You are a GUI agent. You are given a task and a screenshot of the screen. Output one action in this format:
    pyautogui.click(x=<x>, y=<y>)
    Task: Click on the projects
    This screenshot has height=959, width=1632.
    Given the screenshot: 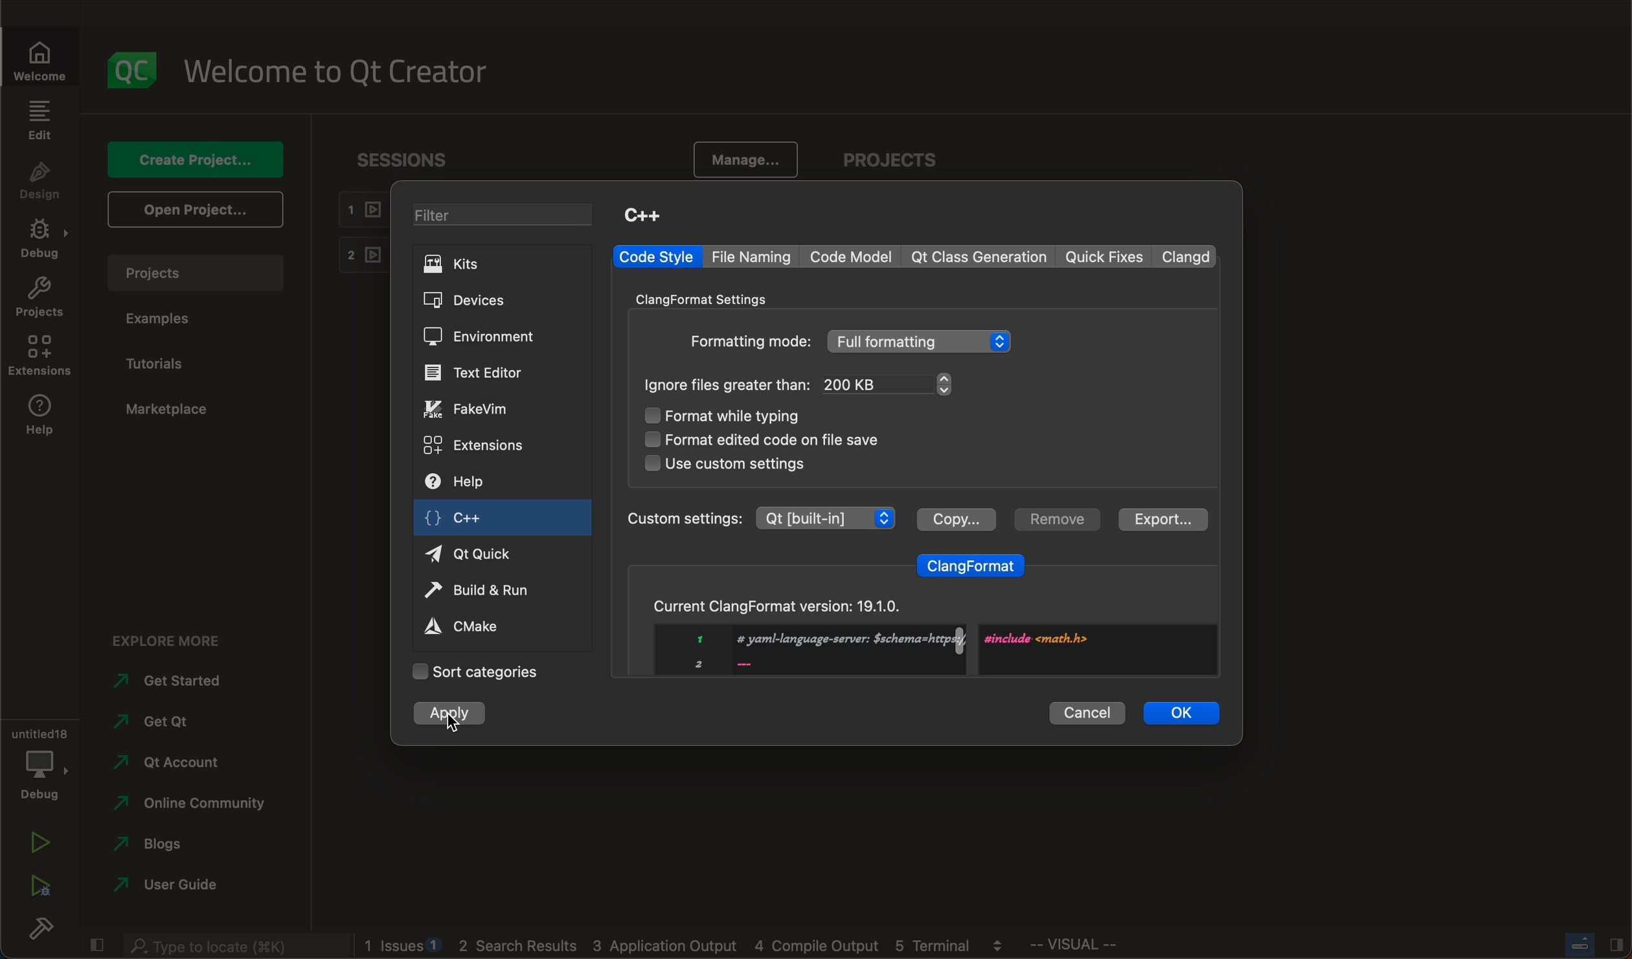 What is the action you would take?
    pyautogui.click(x=40, y=300)
    